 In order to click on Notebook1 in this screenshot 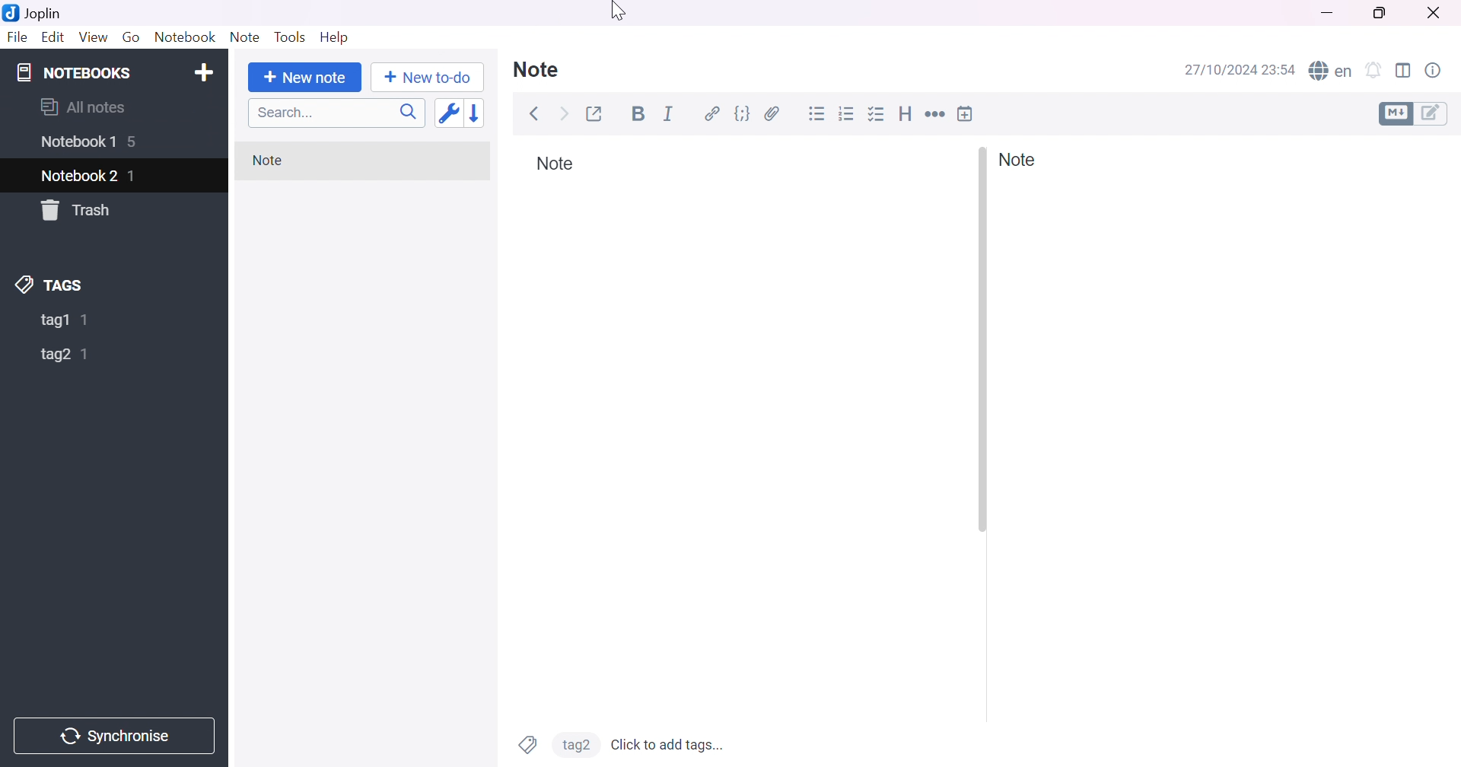, I will do `click(77, 143)`.